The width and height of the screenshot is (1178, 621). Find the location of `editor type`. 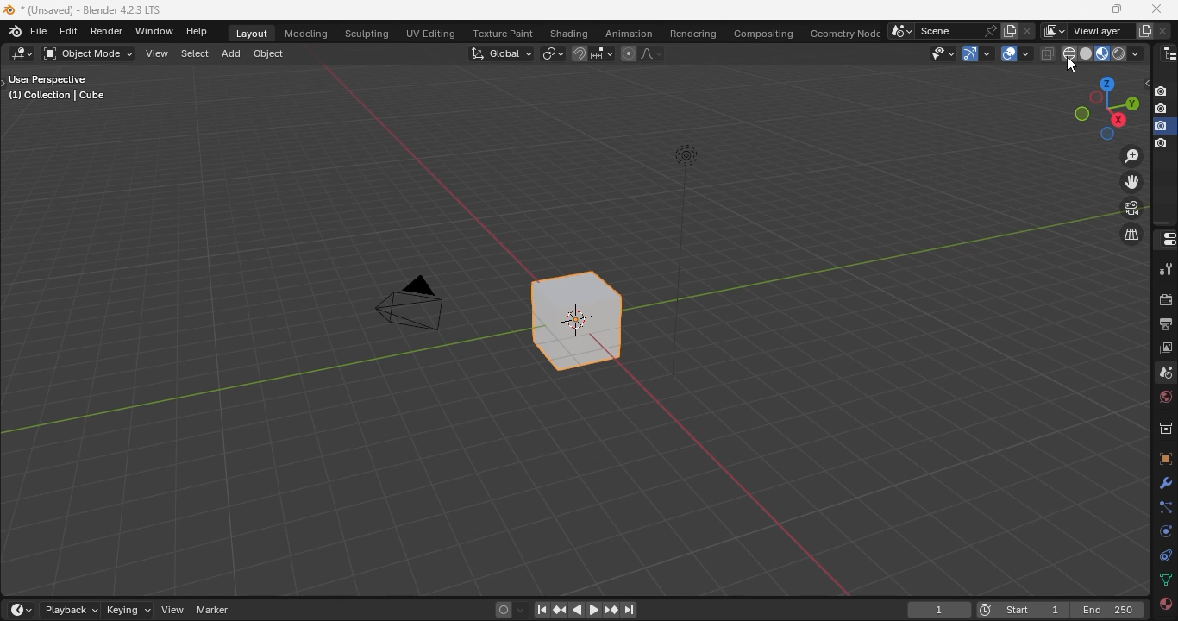

editor type is located at coordinates (1165, 53).